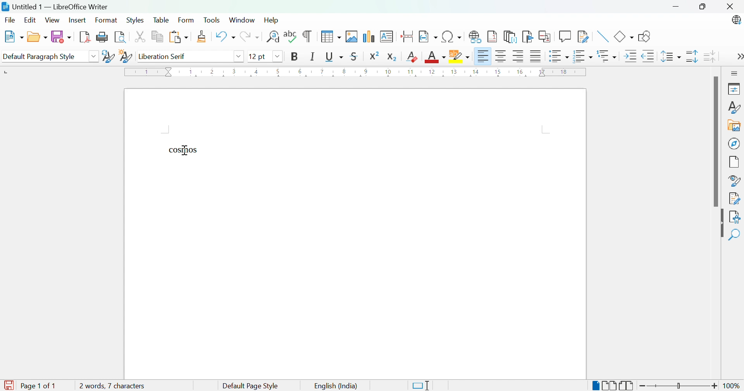  What do you see at coordinates (475, 38) in the screenshot?
I see `Insert hyperlink` at bounding box center [475, 38].